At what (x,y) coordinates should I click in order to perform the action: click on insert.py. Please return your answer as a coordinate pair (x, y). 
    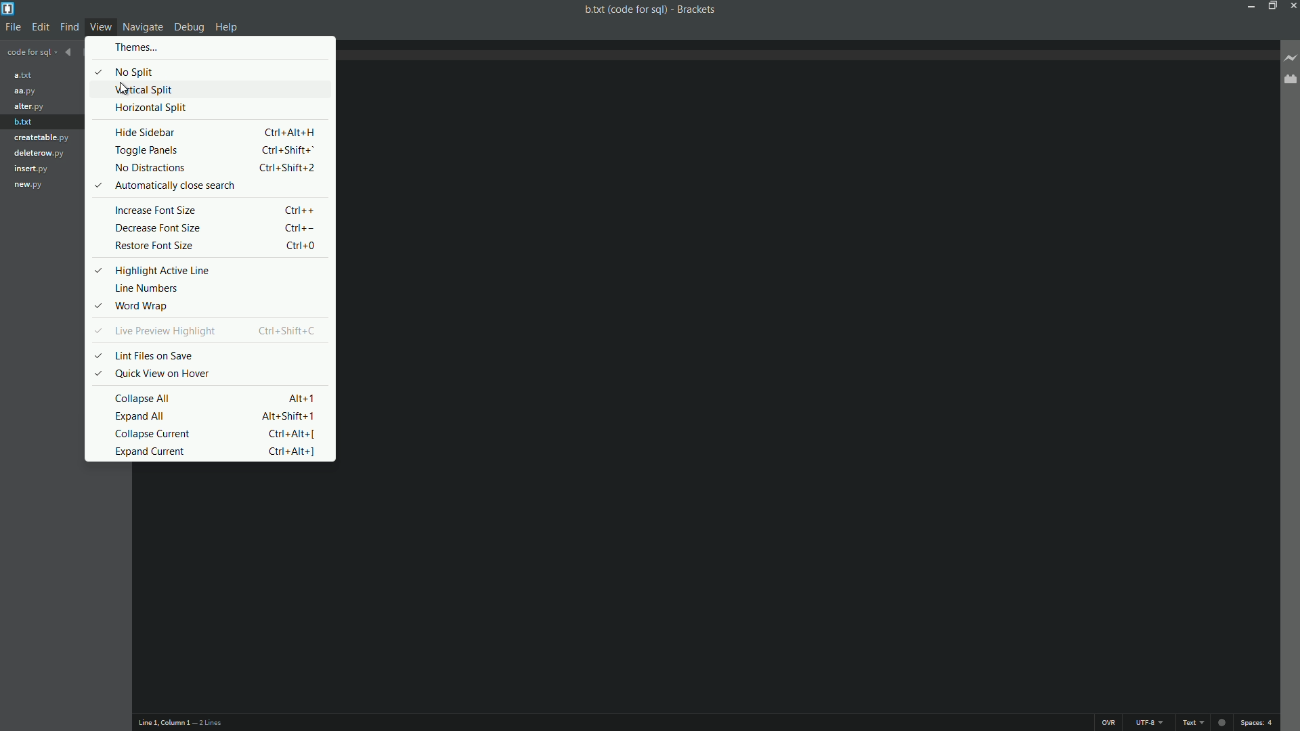
    Looking at the image, I should click on (35, 169).